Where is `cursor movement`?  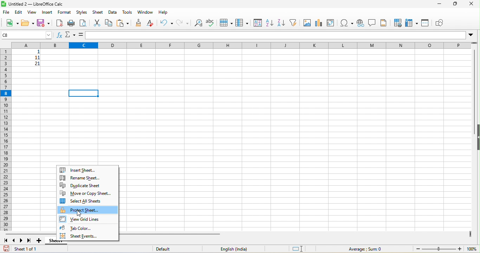
cursor movement is located at coordinates (79, 213).